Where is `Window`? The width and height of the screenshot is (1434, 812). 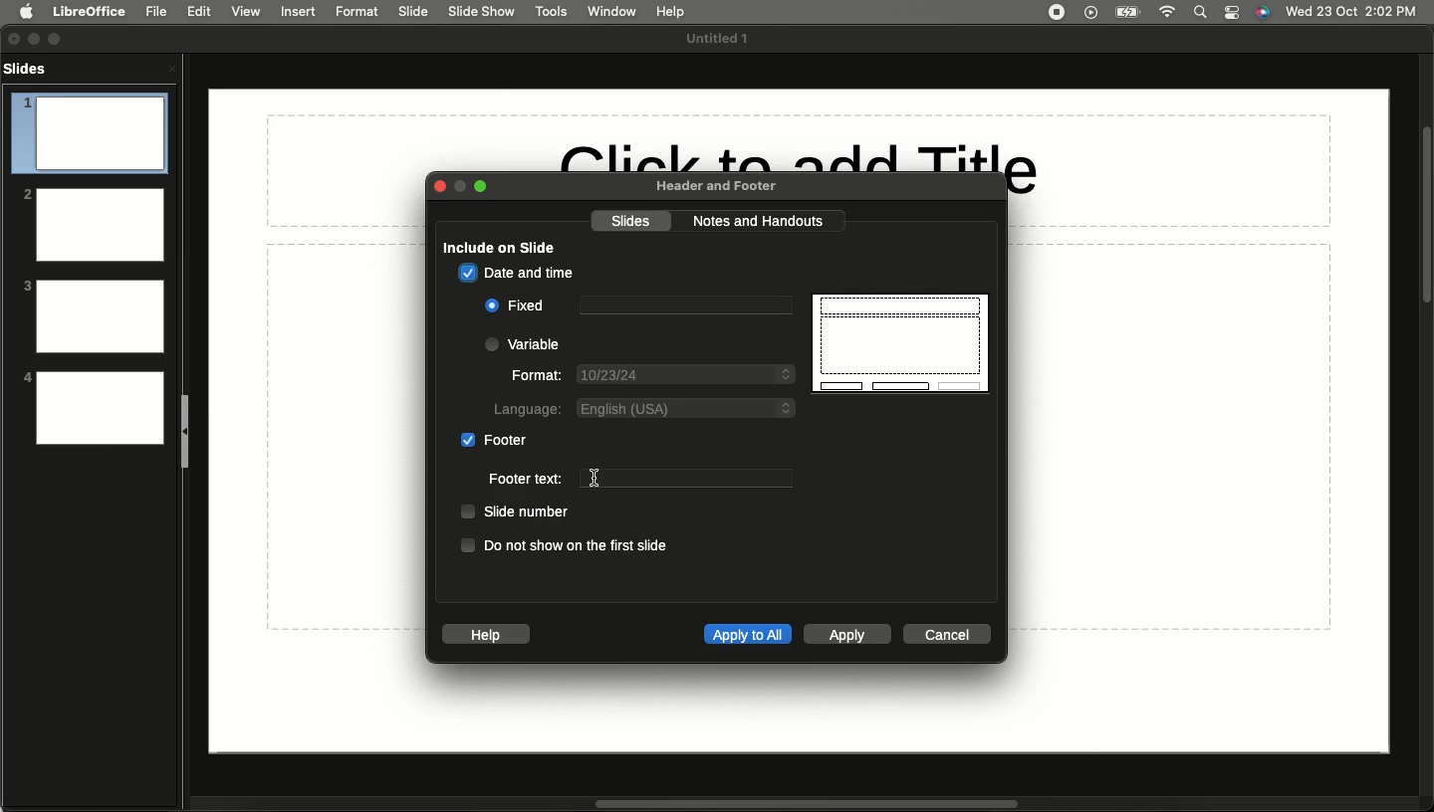 Window is located at coordinates (608, 11).